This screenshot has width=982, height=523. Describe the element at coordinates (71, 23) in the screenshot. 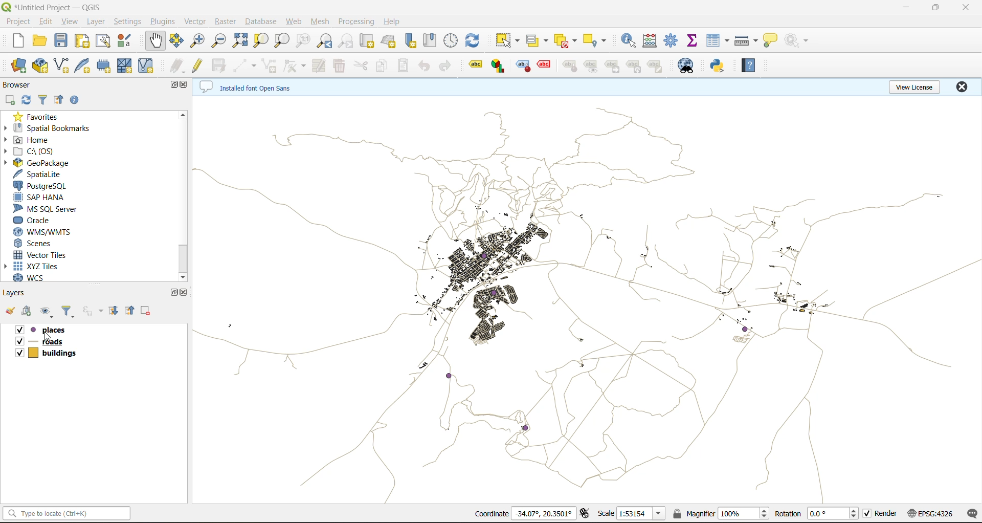

I see `view` at that location.